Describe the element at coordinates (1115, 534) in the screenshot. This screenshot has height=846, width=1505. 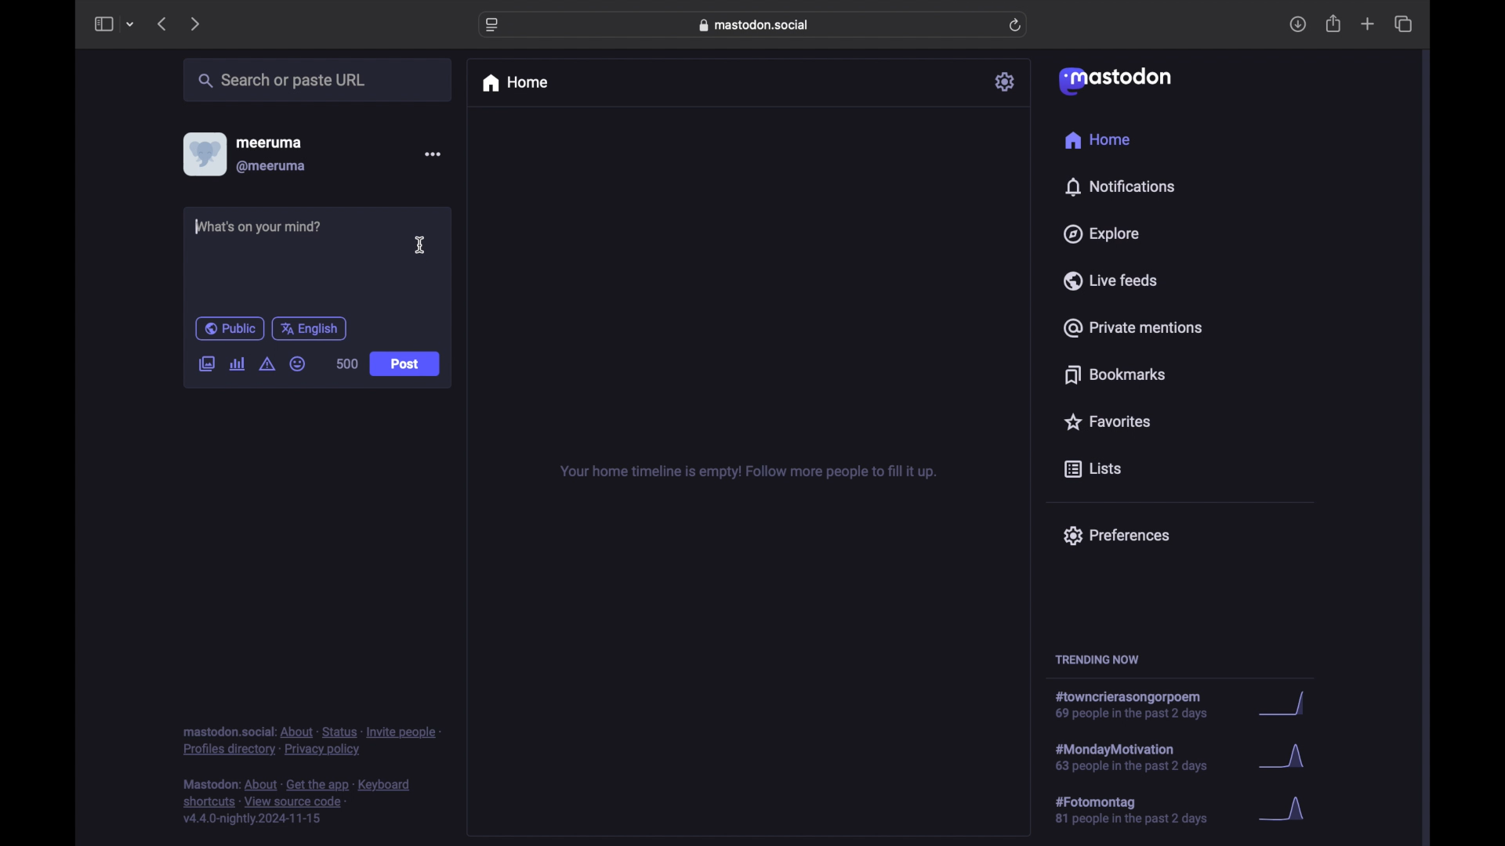
I see `preferences` at that location.